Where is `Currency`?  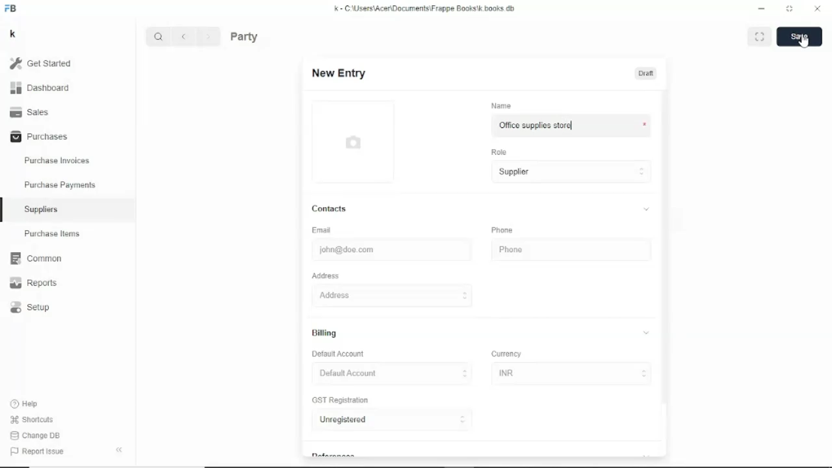 Currency is located at coordinates (507, 354).